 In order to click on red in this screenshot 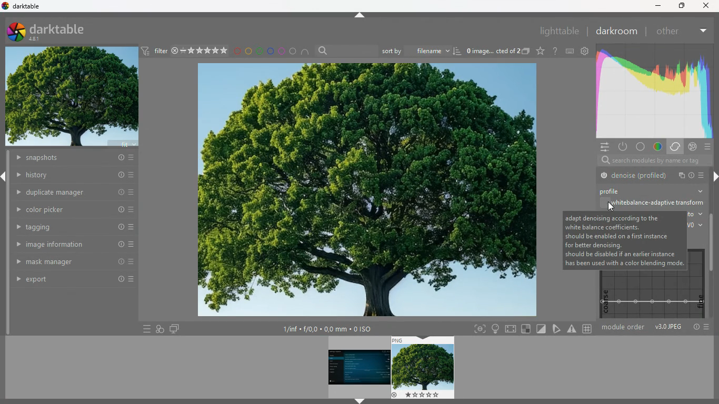, I will do `click(237, 52)`.